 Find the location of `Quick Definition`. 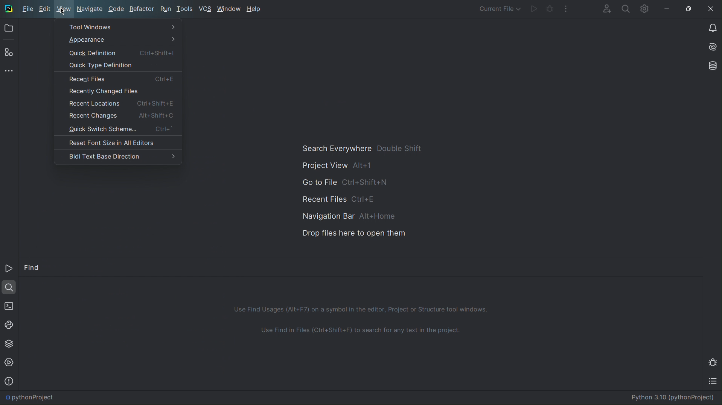

Quick Definition is located at coordinates (119, 53).